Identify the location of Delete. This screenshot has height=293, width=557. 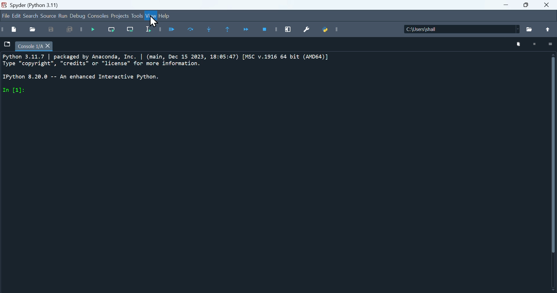
(519, 44).